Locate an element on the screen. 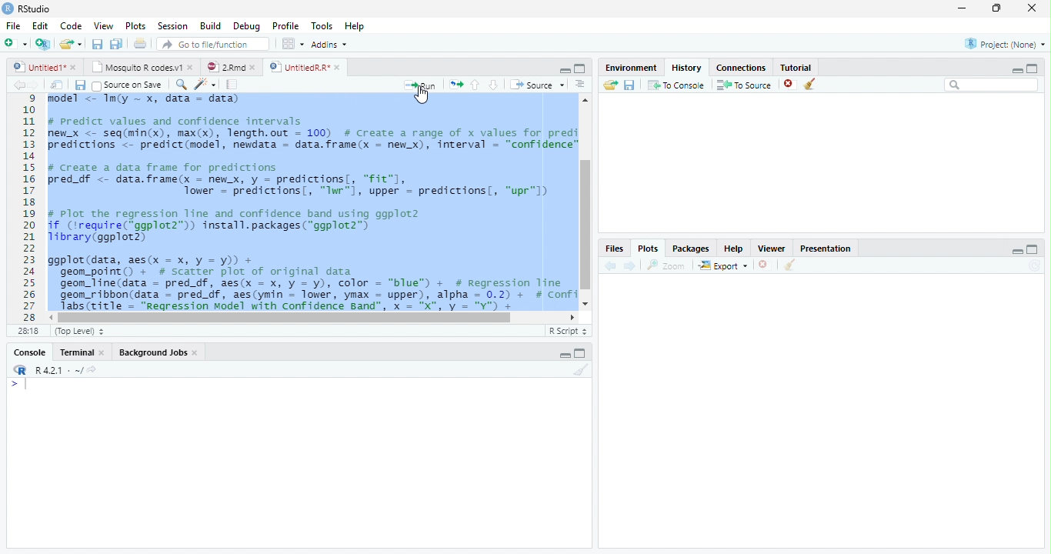  Cursor is located at coordinates (299, 78).